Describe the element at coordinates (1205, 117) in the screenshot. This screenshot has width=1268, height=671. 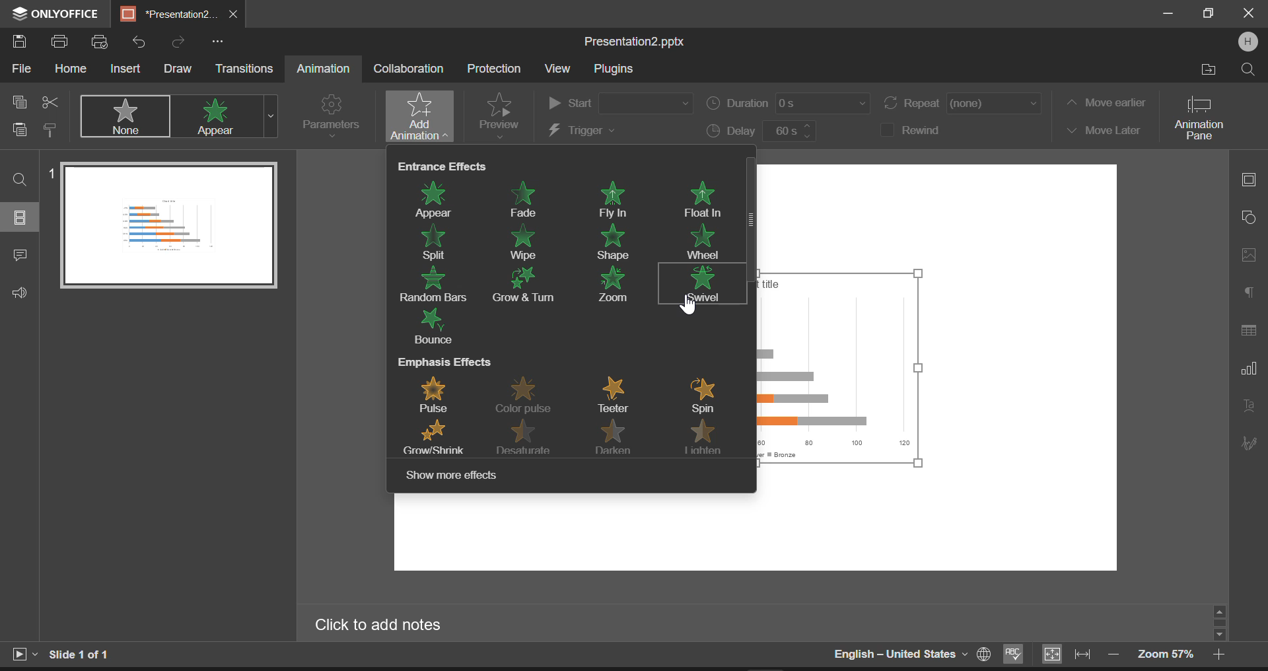
I see `Animation Pane` at that location.